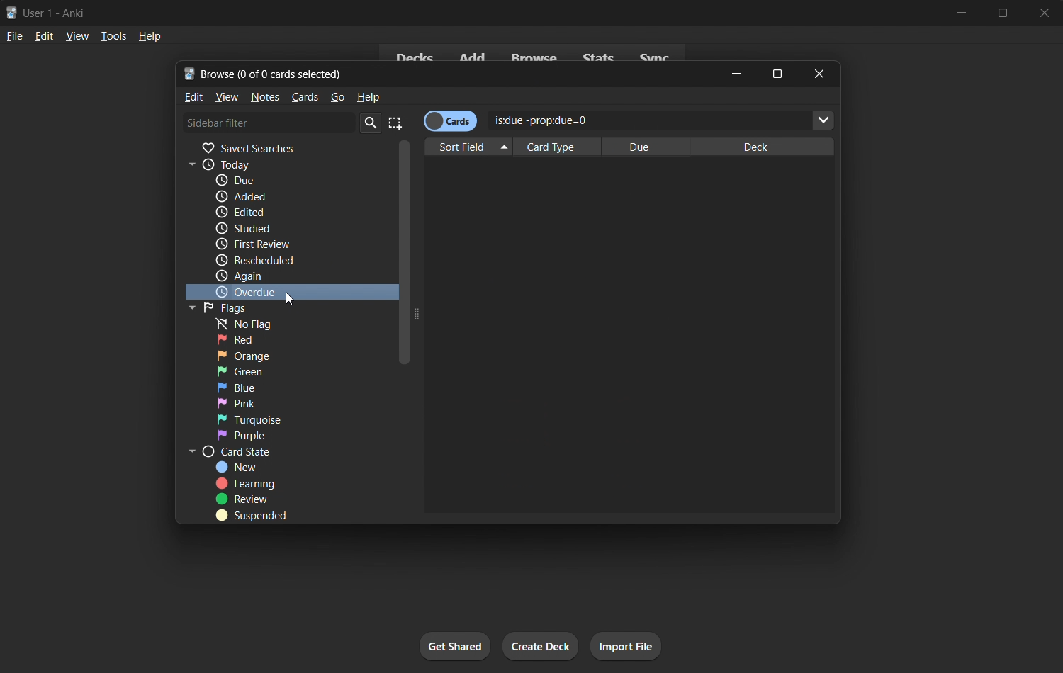 The height and width of the screenshot is (673, 1063). I want to click on blue, so click(259, 388).